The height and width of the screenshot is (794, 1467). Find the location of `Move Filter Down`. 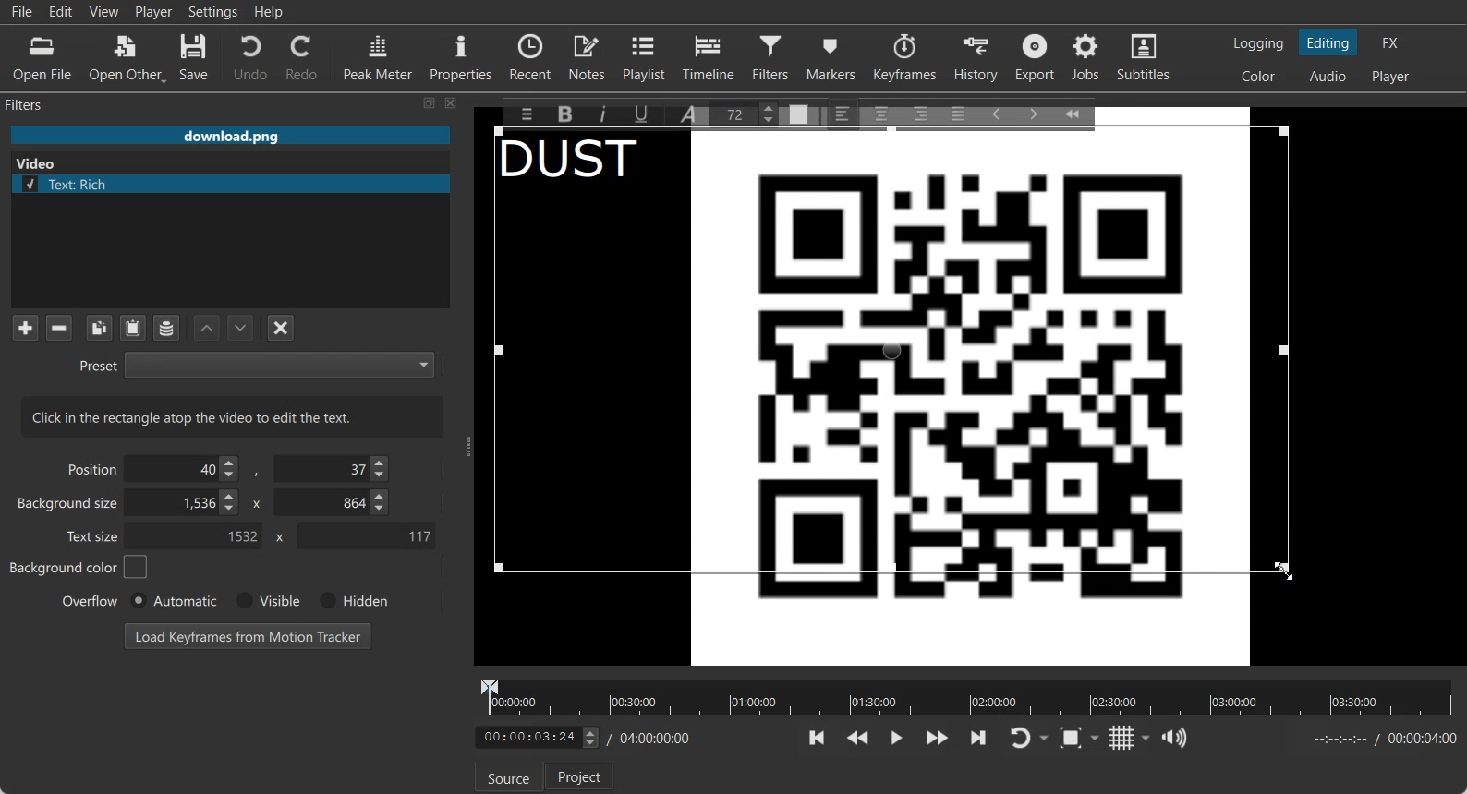

Move Filter Down is located at coordinates (241, 328).